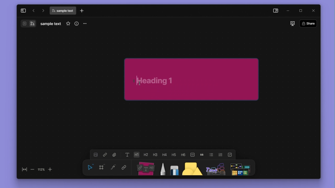  What do you see at coordinates (146, 155) in the screenshot?
I see `Heading 2` at bounding box center [146, 155].